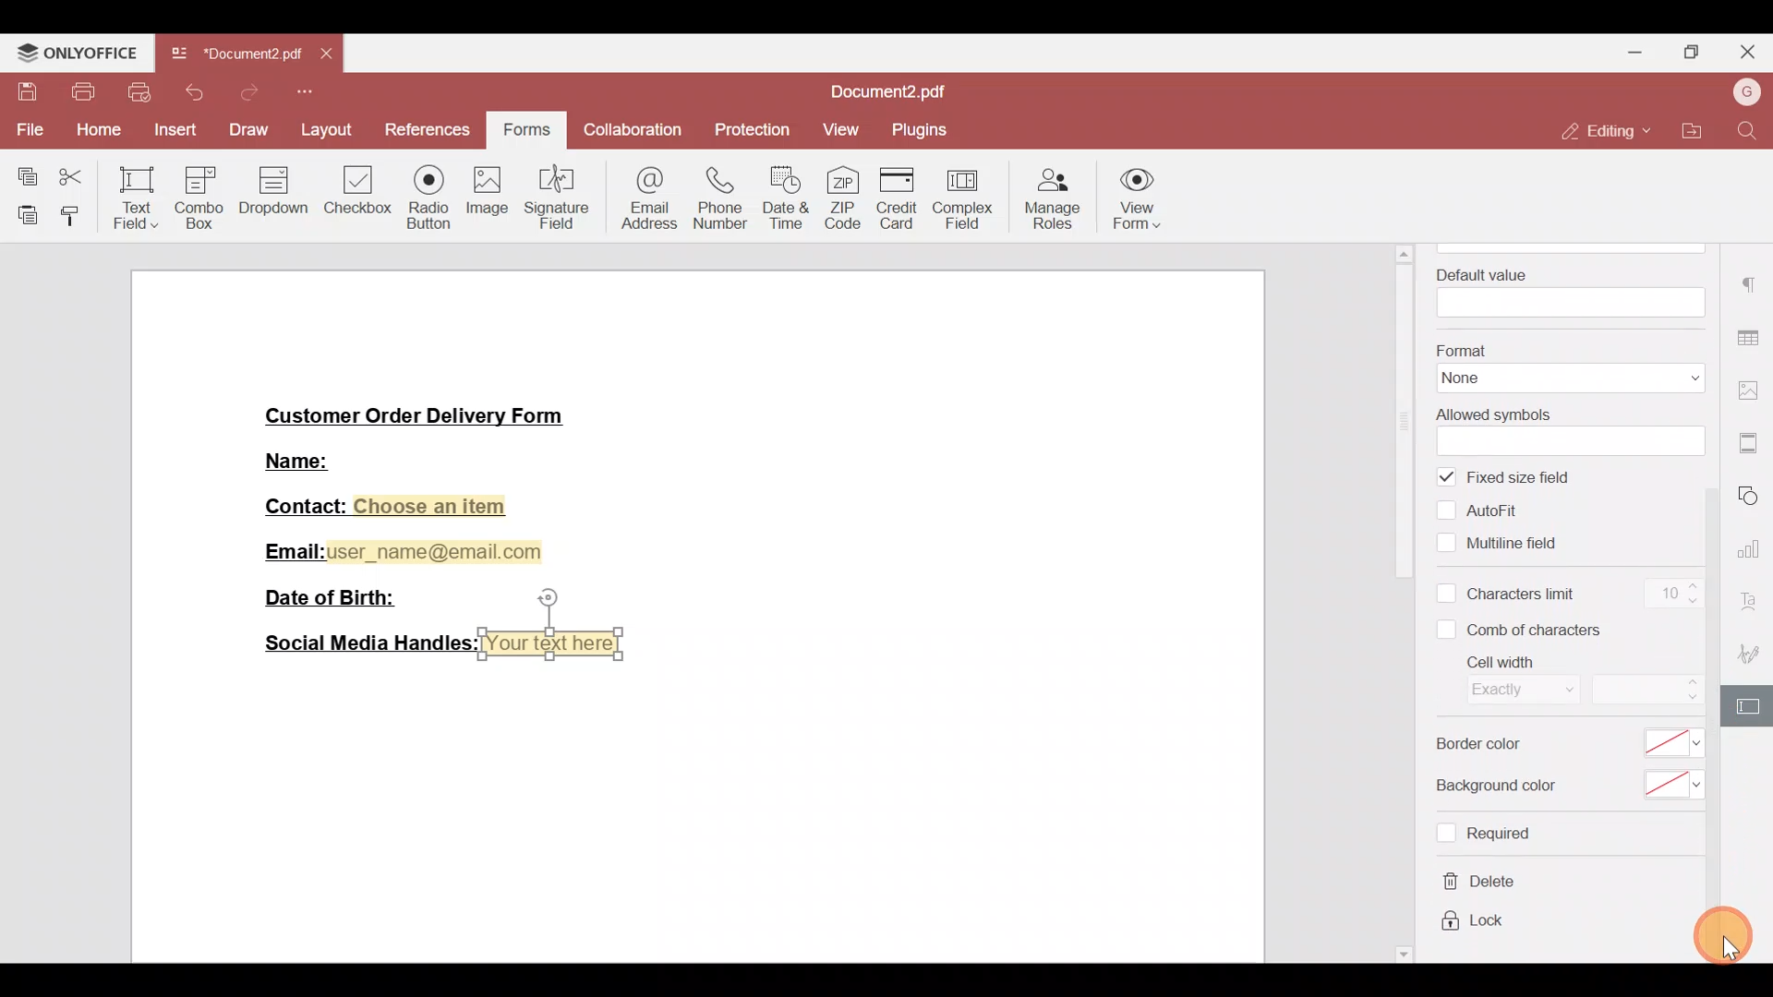 Image resolution: width=1773 pixels, height=997 pixels. I want to click on Character limit count, so click(1669, 595).